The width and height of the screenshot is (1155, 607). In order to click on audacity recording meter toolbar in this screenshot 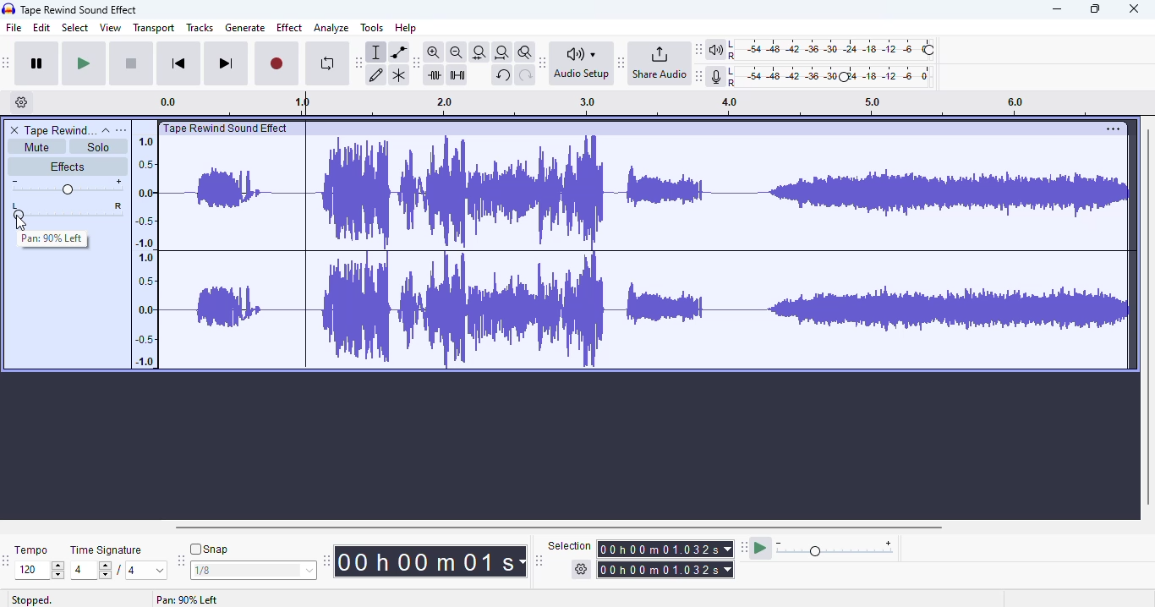, I will do `click(699, 76)`.